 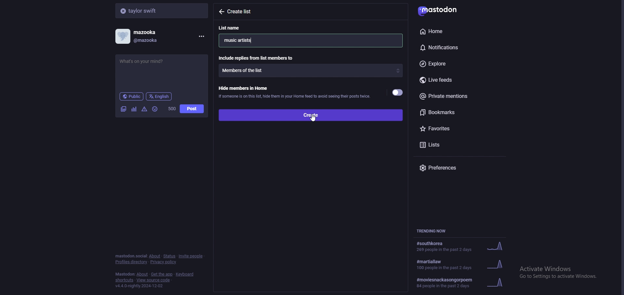 I want to click on trending, so click(x=465, y=264).